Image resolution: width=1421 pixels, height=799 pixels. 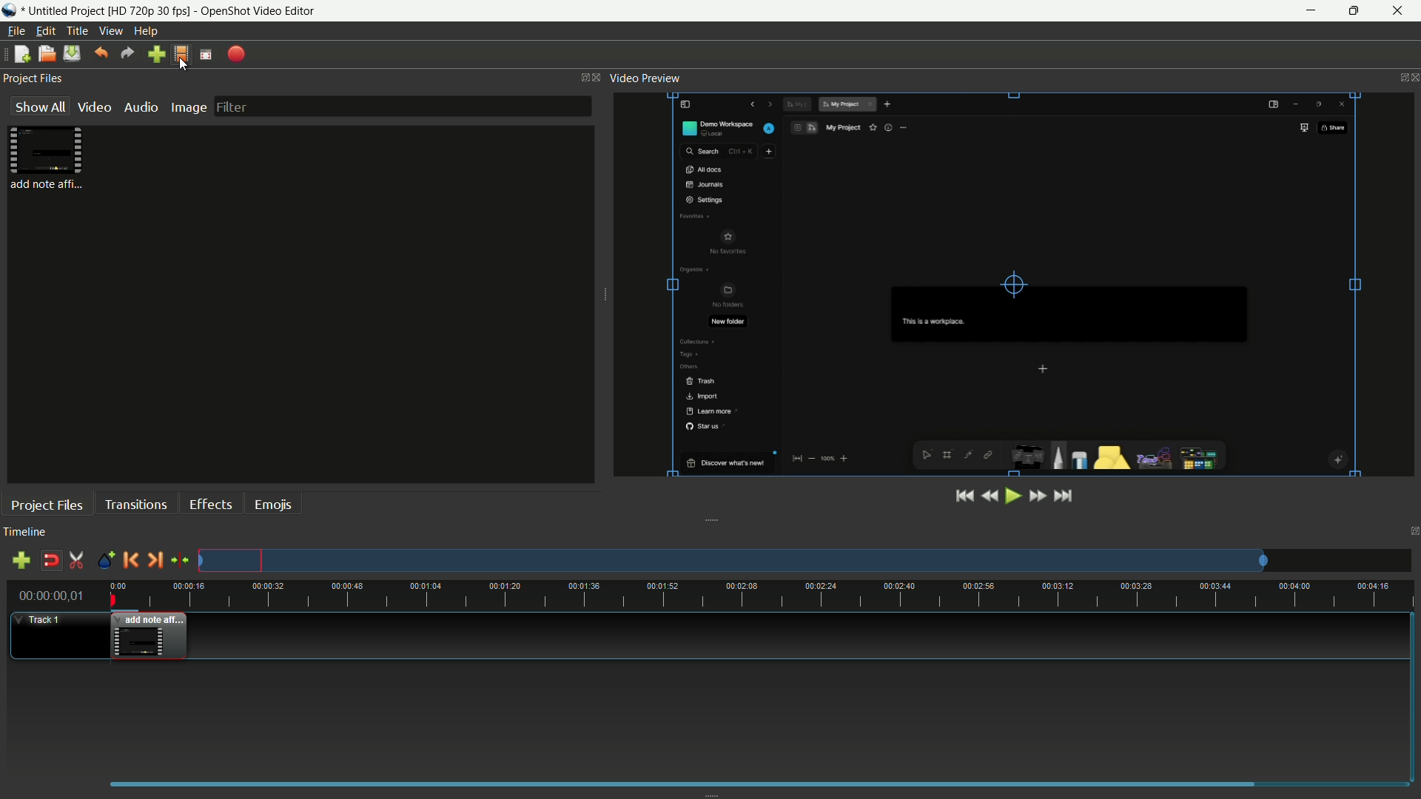 I want to click on video, so click(x=92, y=108).